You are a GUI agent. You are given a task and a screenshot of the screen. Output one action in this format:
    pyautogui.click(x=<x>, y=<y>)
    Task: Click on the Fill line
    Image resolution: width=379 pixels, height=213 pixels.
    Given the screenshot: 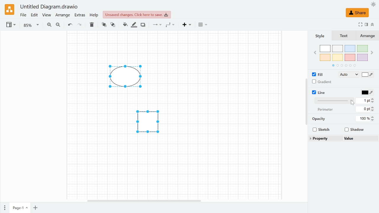 What is the action you would take?
    pyautogui.click(x=133, y=25)
    